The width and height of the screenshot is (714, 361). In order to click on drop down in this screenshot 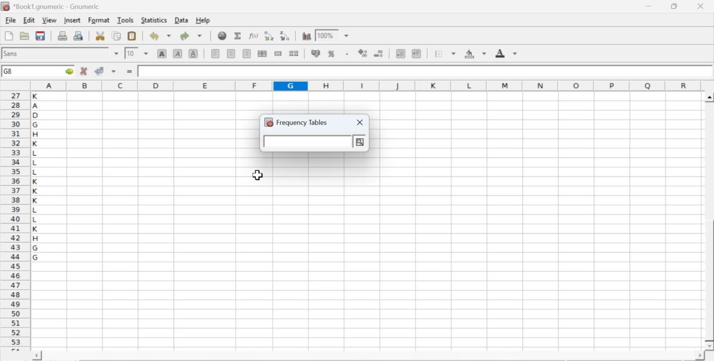, I will do `click(117, 53)`.